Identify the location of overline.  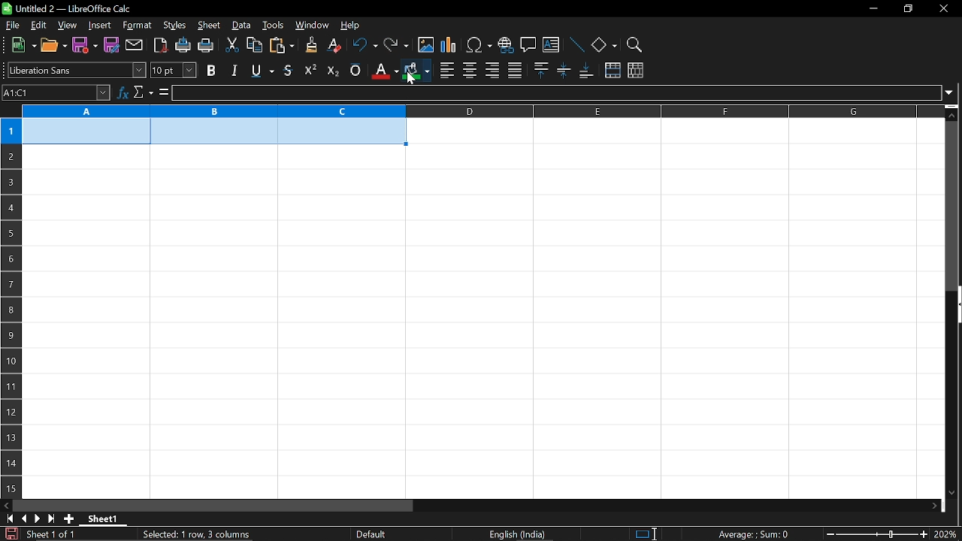
(355, 71).